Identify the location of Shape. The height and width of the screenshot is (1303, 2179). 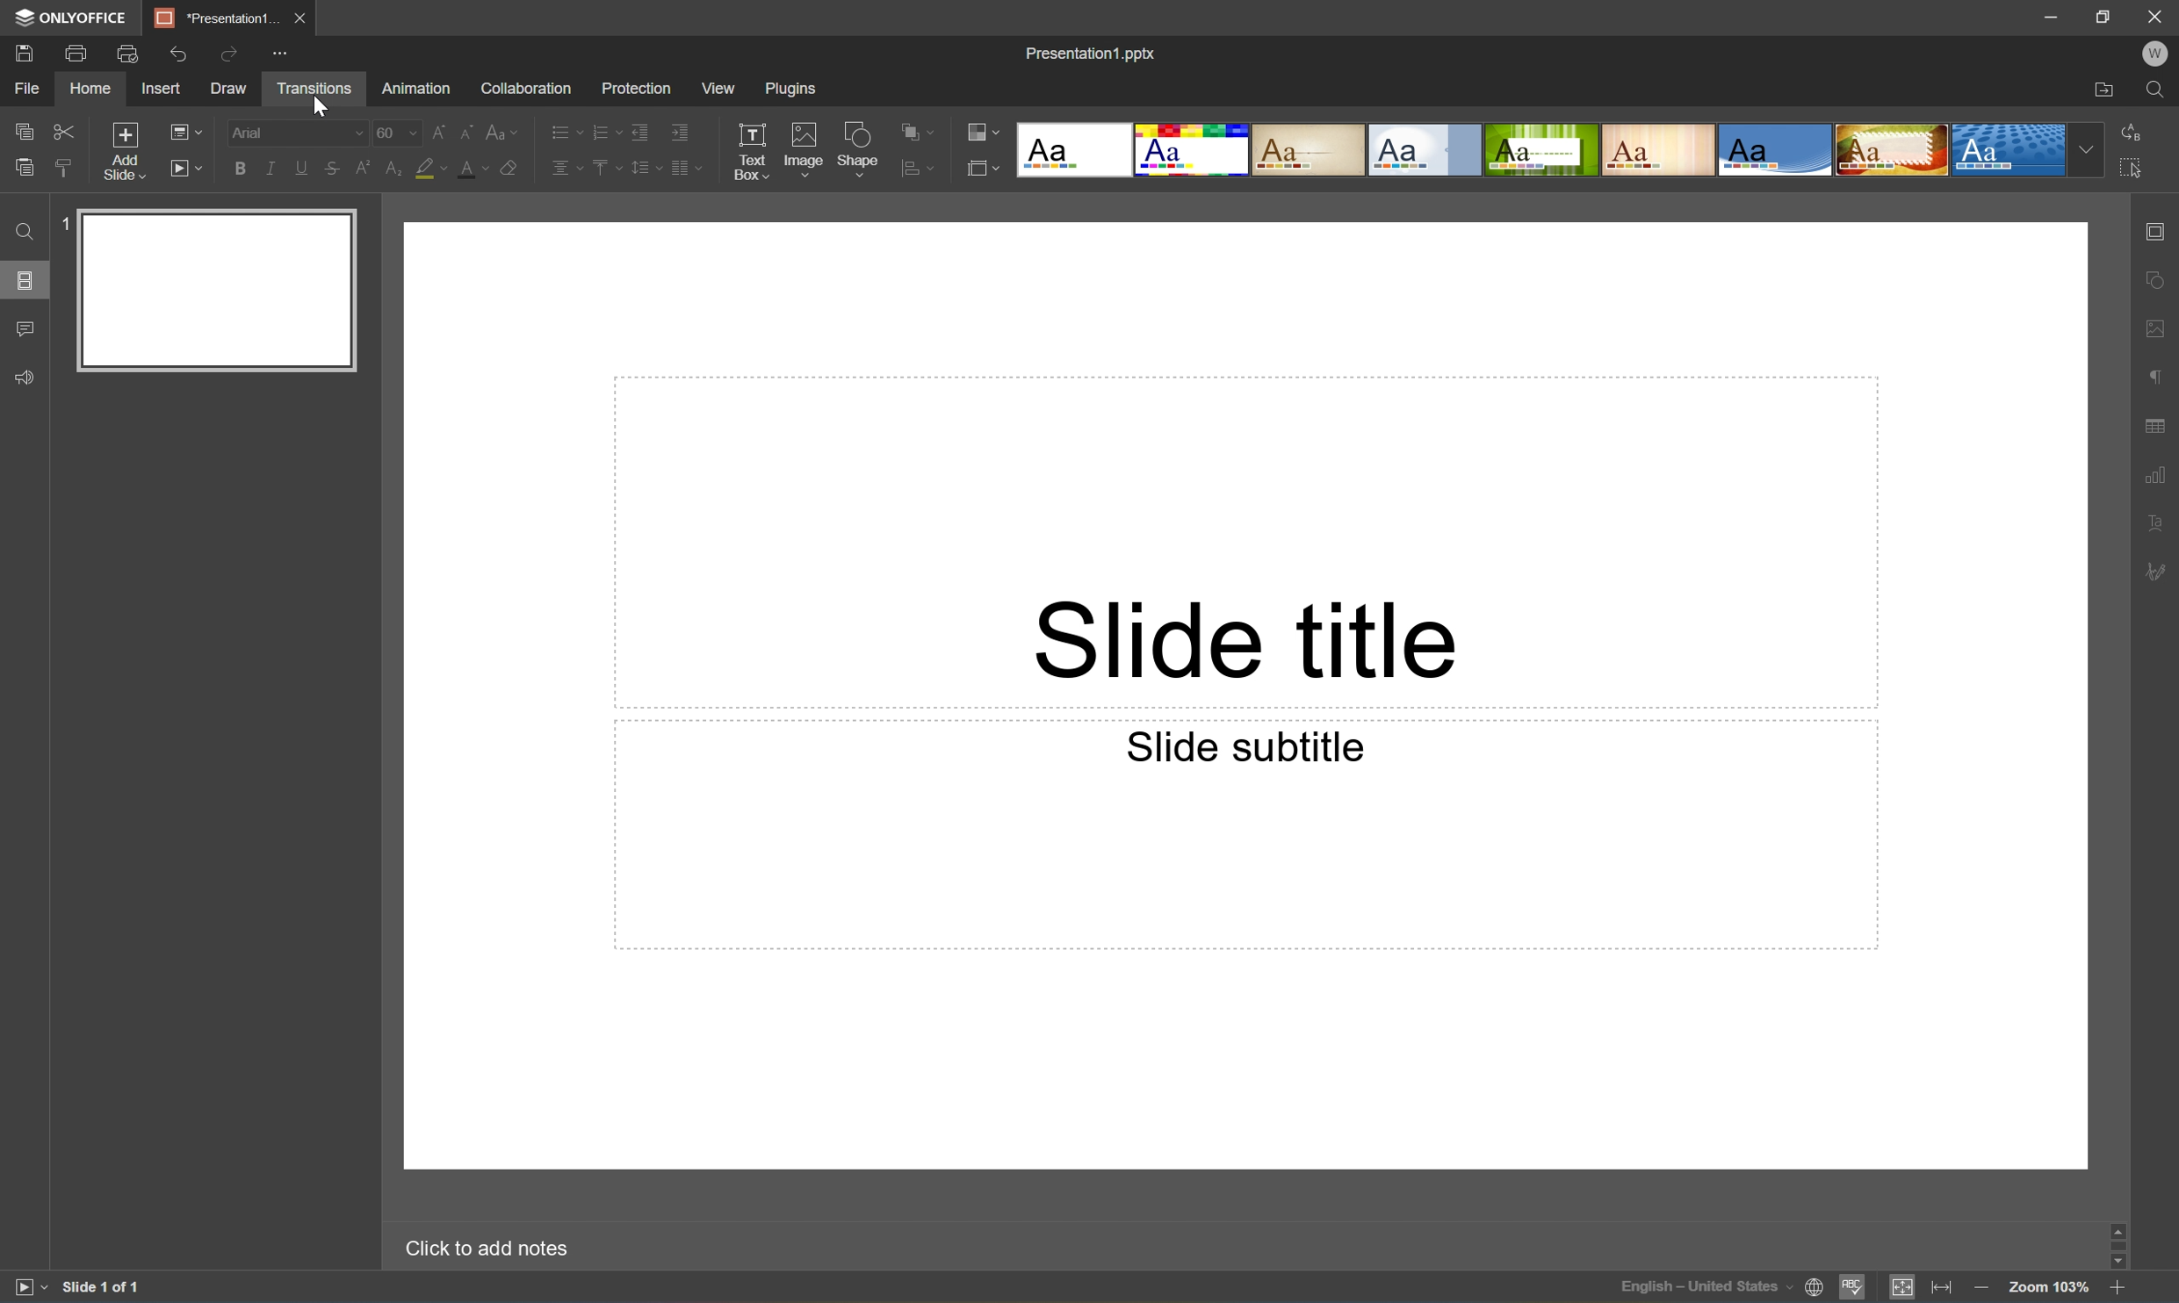
(862, 146).